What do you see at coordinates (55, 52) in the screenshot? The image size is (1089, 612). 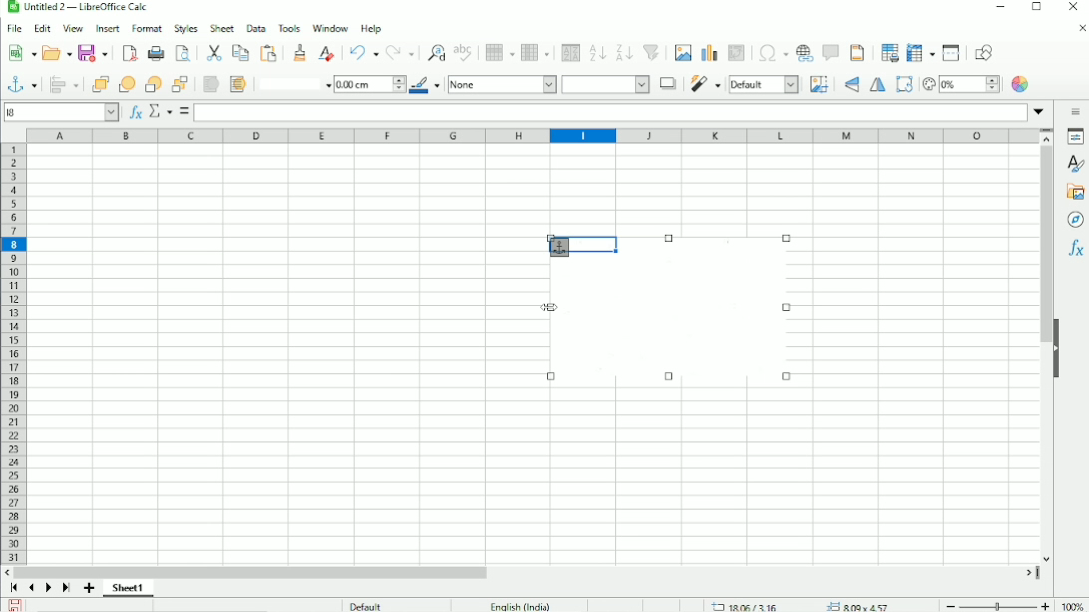 I see `Open` at bounding box center [55, 52].